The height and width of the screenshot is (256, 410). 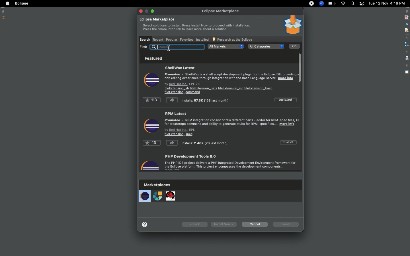 What do you see at coordinates (145, 39) in the screenshot?
I see `Search` at bounding box center [145, 39].